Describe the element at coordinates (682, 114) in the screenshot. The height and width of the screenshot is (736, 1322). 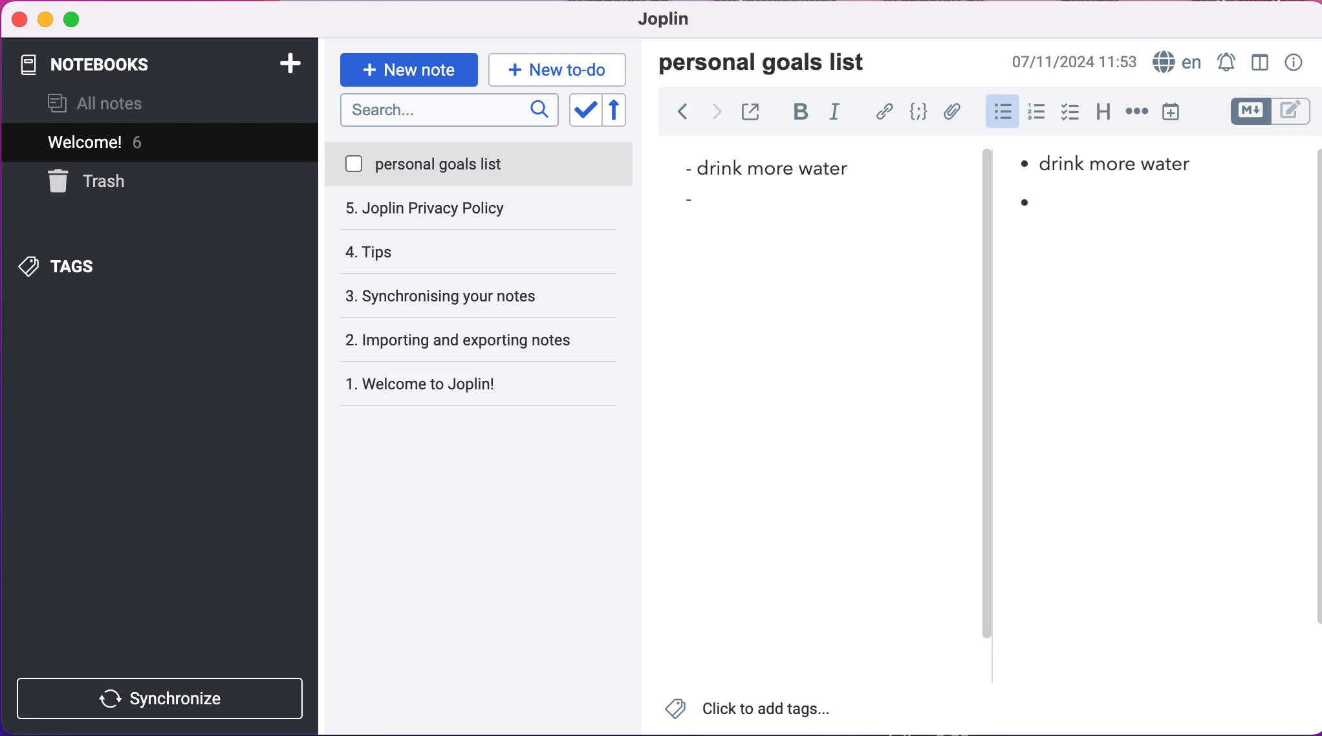
I see `back` at that location.